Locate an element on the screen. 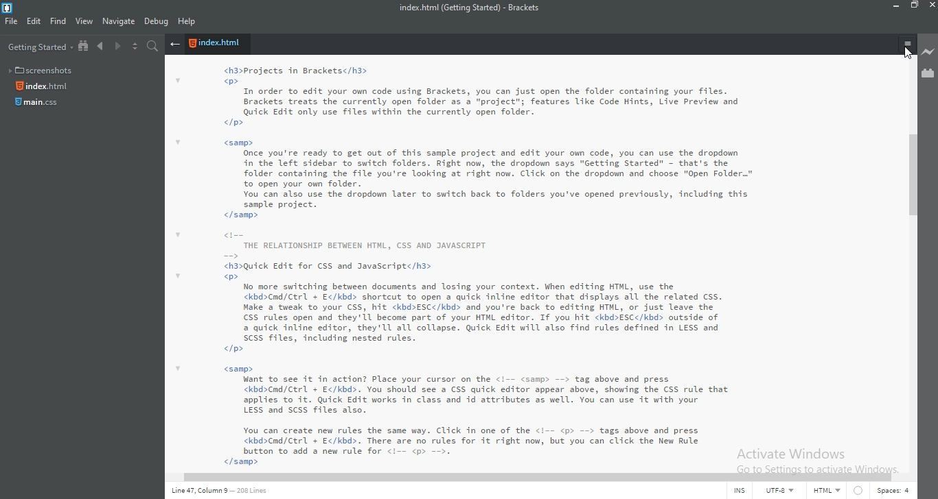 The image size is (938, 499). scroll bar is located at coordinates (915, 175).